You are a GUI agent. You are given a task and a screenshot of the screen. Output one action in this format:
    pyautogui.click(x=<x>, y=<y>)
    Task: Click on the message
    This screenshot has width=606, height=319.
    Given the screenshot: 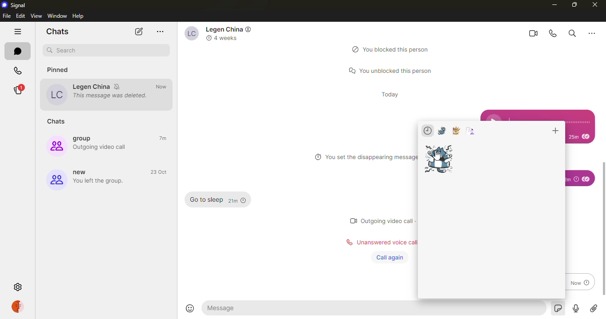 What is the action you would take?
    pyautogui.click(x=233, y=307)
    